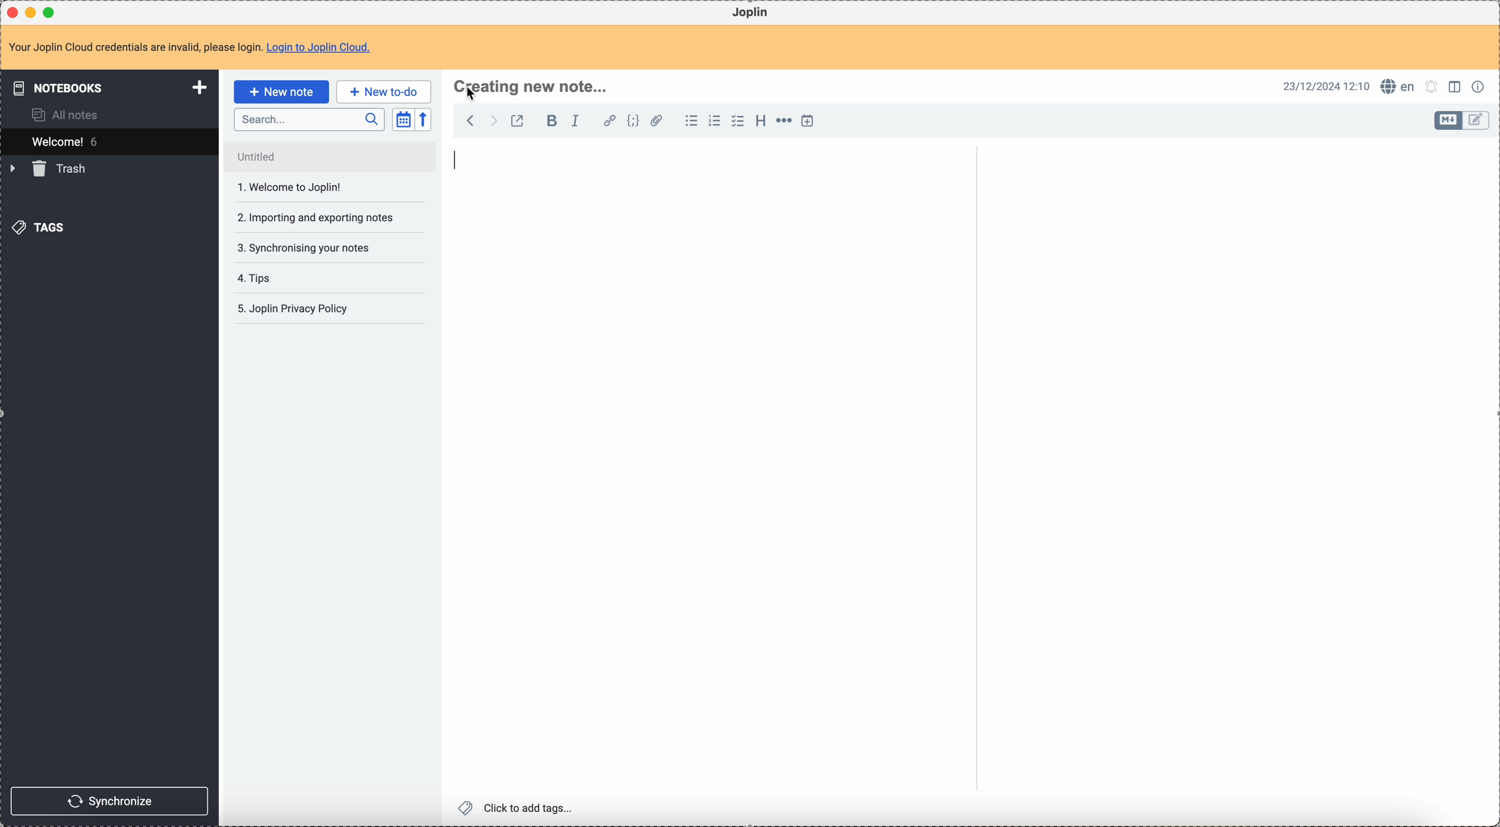  I want to click on horizontal rule, so click(784, 122).